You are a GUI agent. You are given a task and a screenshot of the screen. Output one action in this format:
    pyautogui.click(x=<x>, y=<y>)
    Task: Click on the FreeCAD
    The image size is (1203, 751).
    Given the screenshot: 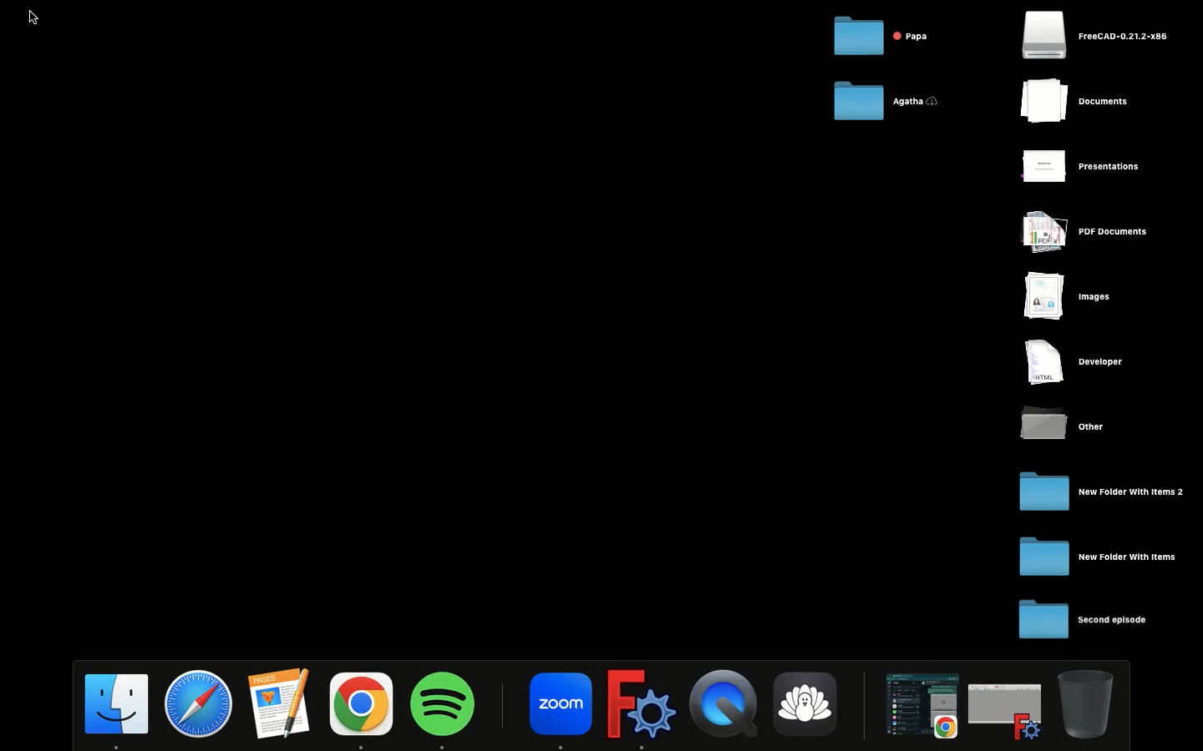 What is the action you would take?
    pyautogui.click(x=643, y=705)
    